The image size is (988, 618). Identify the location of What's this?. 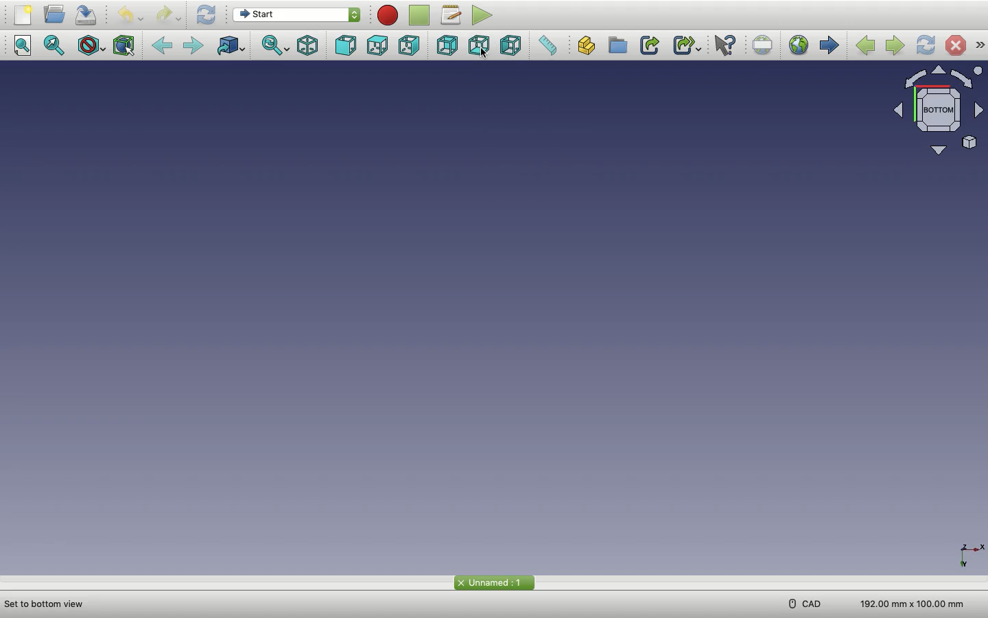
(729, 45).